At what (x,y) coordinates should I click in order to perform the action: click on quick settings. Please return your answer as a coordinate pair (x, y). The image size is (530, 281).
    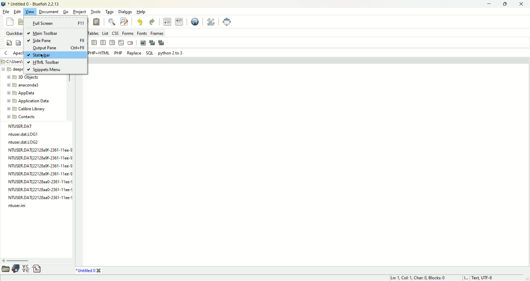
    Looking at the image, I should click on (7, 53).